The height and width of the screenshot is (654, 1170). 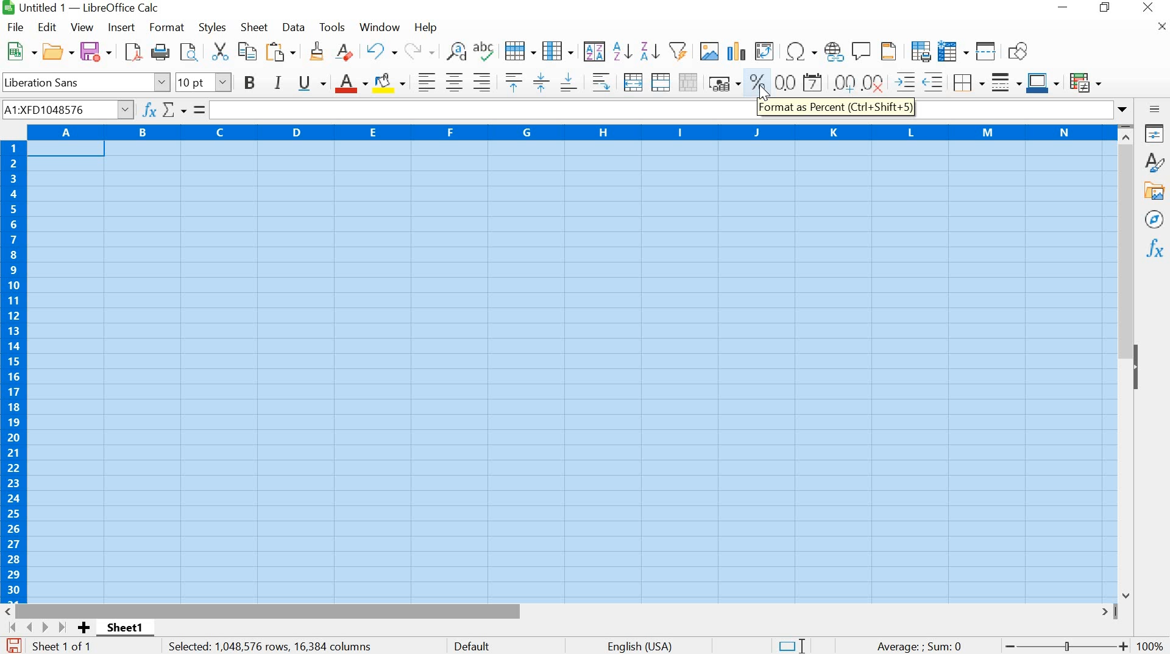 What do you see at coordinates (634, 82) in the screenshot?
I see `Merge and Center` at bounding box center [634, 82].